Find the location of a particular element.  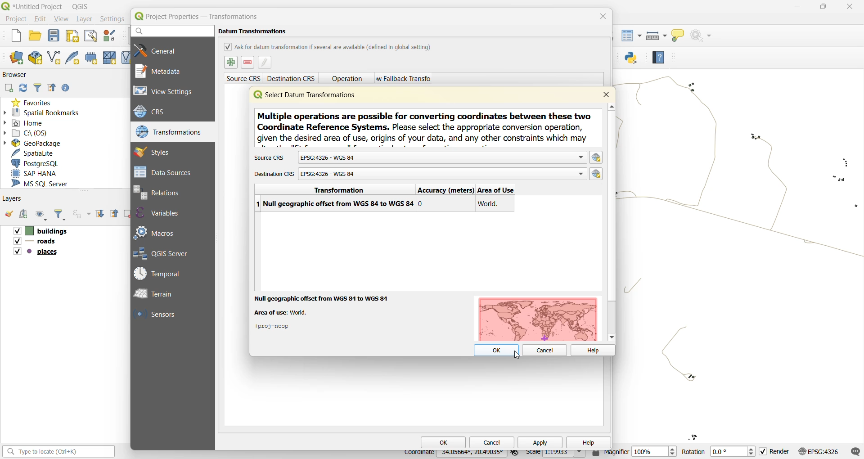

favorites is located at coordinates (31, 102).